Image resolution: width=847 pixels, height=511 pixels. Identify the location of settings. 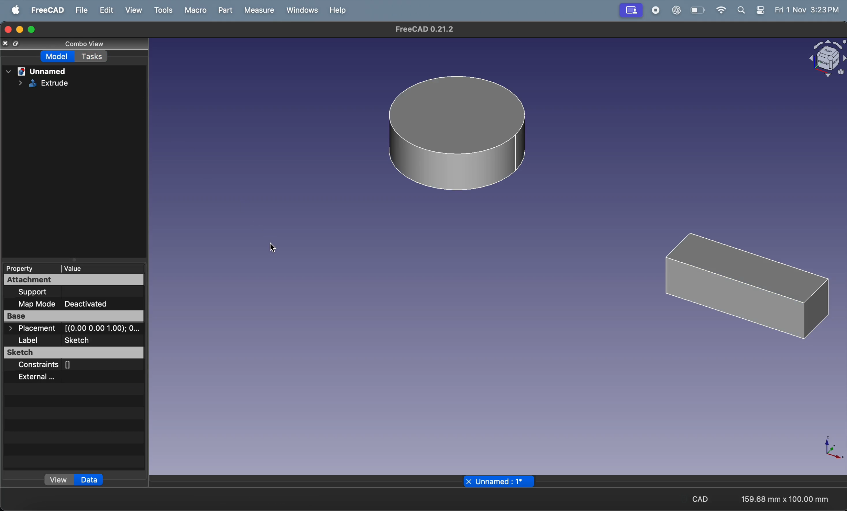
(761, 10).